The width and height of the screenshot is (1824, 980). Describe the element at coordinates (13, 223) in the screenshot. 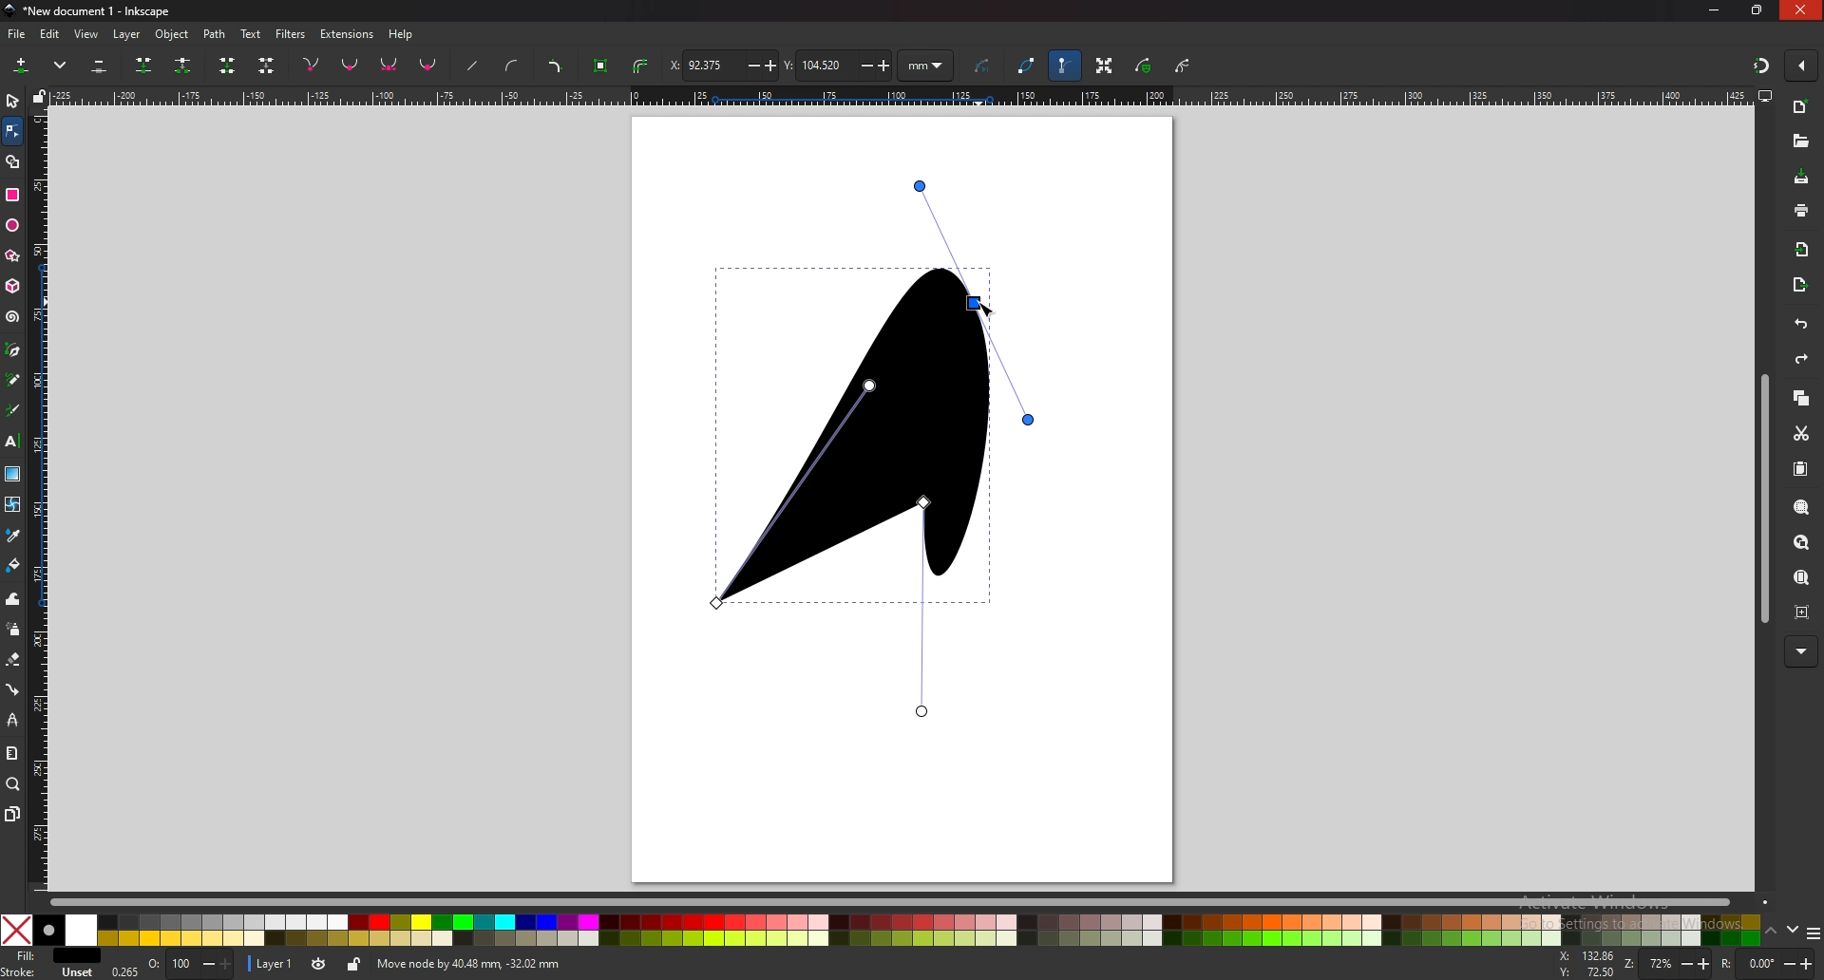

I see `ellipse` at that location.